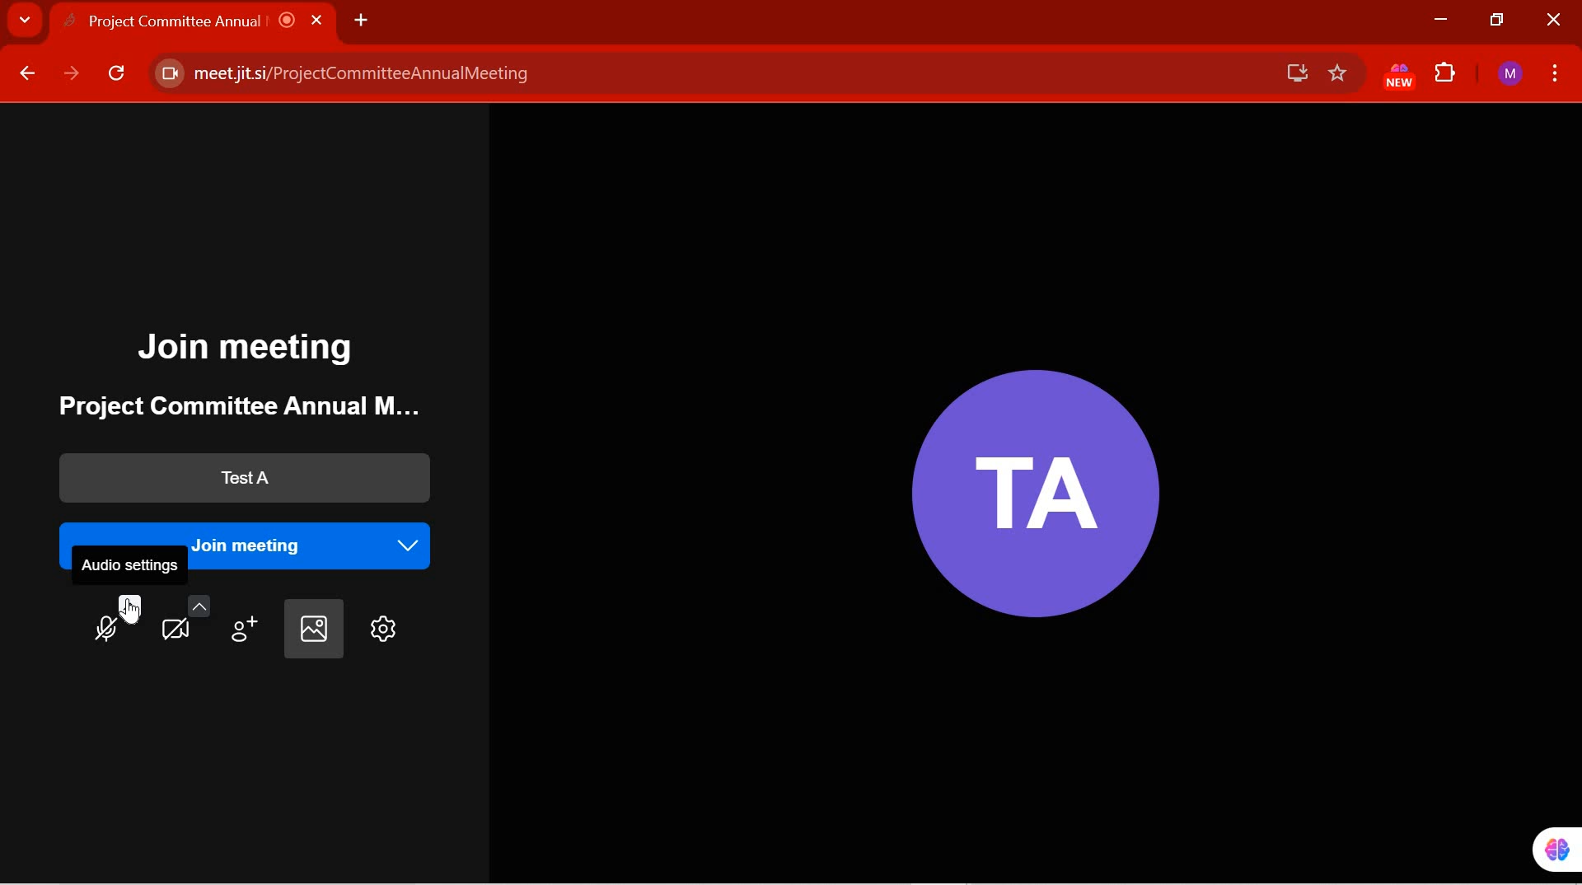 Image resolution: width=1582 pixels, height=885 pixels. Describe the element at coordinates (227, 406) in the screenshot. I see `Project Committee Annual M...` at that location.